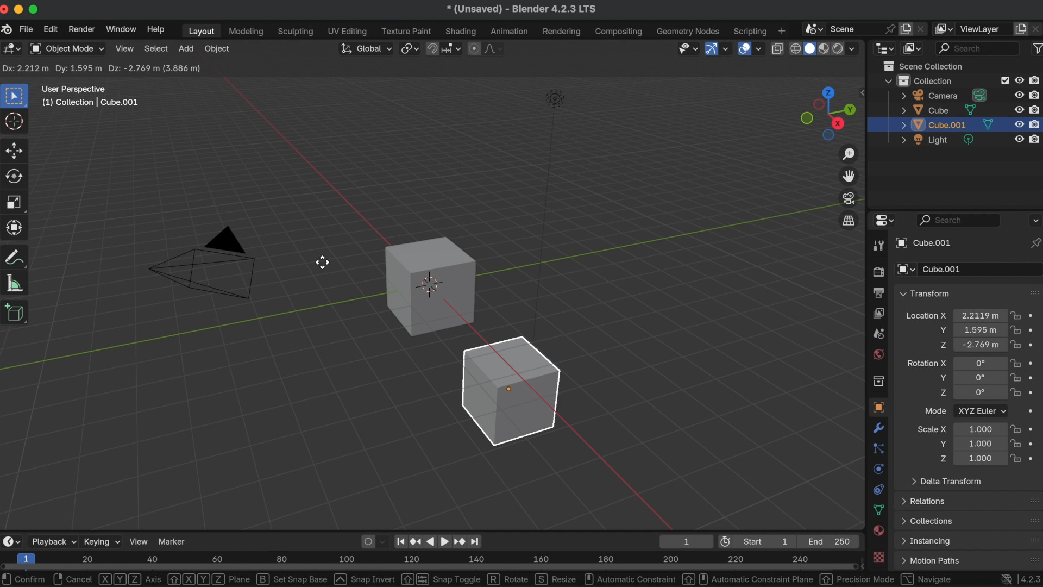 This screenshot has width=1043, height=587. I want to click on animate property, so click(1034, 413).